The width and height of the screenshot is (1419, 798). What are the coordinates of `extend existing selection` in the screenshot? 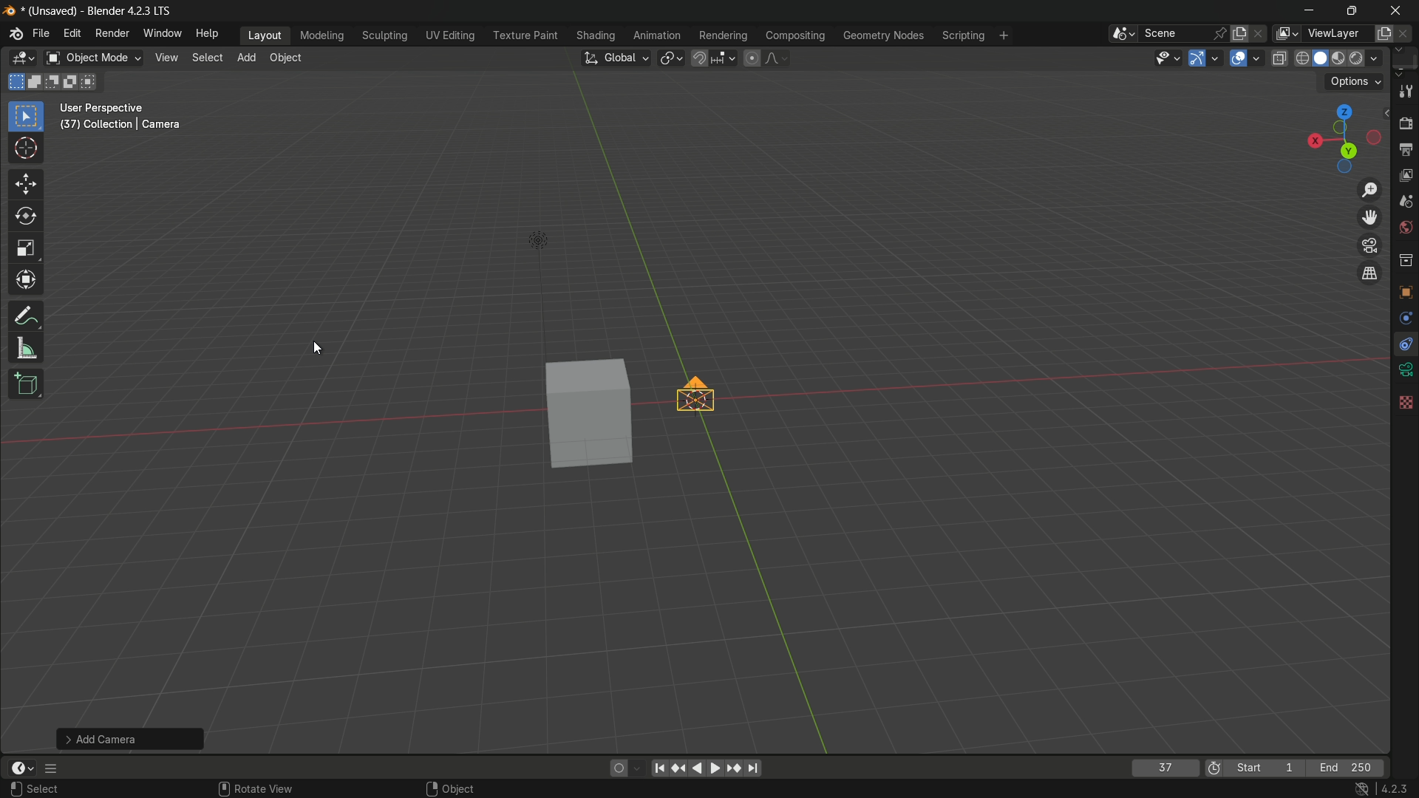 It's located at (36, 82).